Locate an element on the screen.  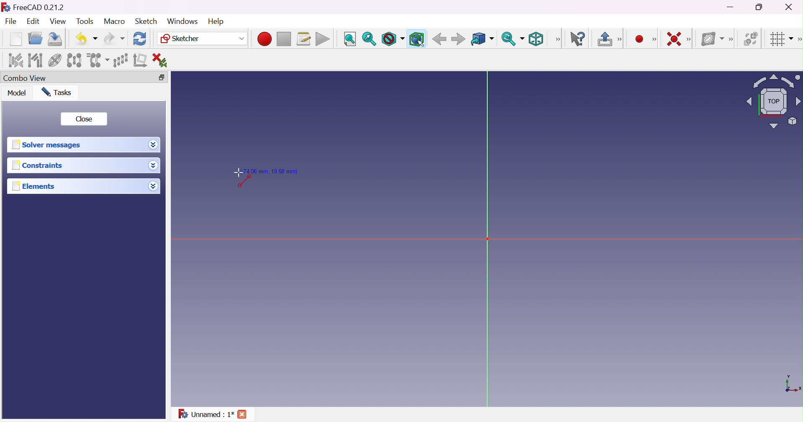
Help is located at coordinates (216, 21).